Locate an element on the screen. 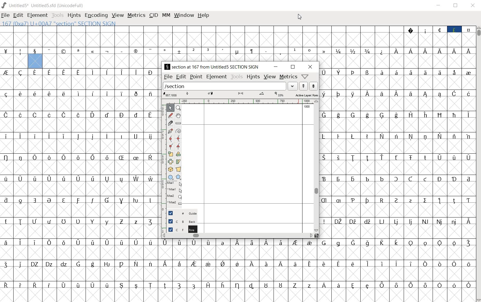  mm is located at coordinates (165, 15).